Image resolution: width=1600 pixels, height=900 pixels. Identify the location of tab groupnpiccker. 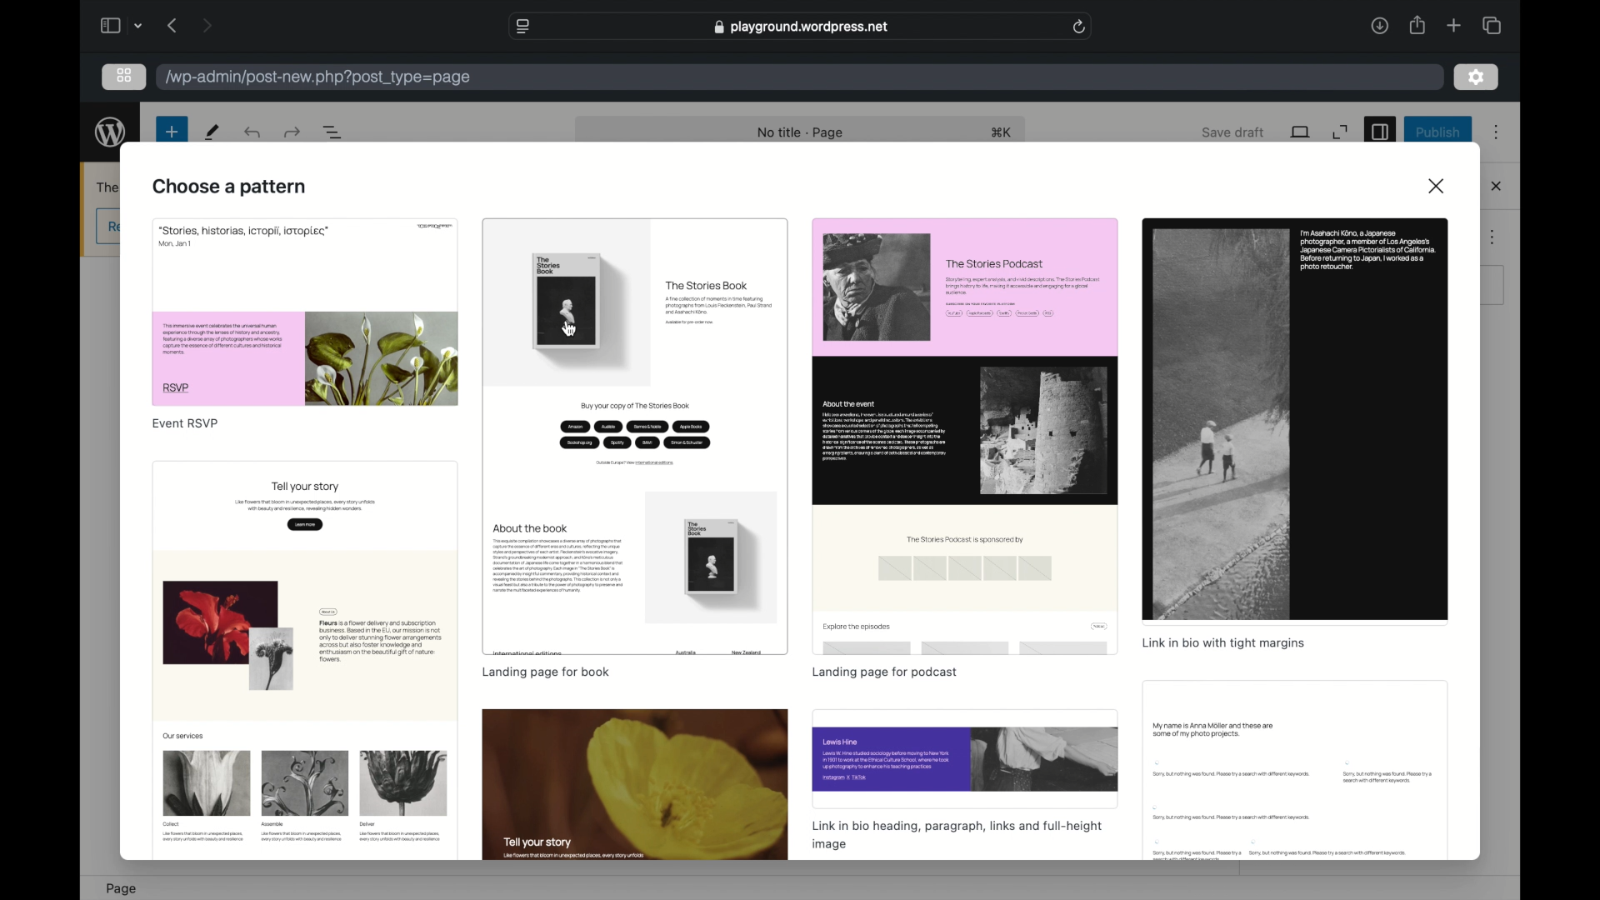
(138, 26).